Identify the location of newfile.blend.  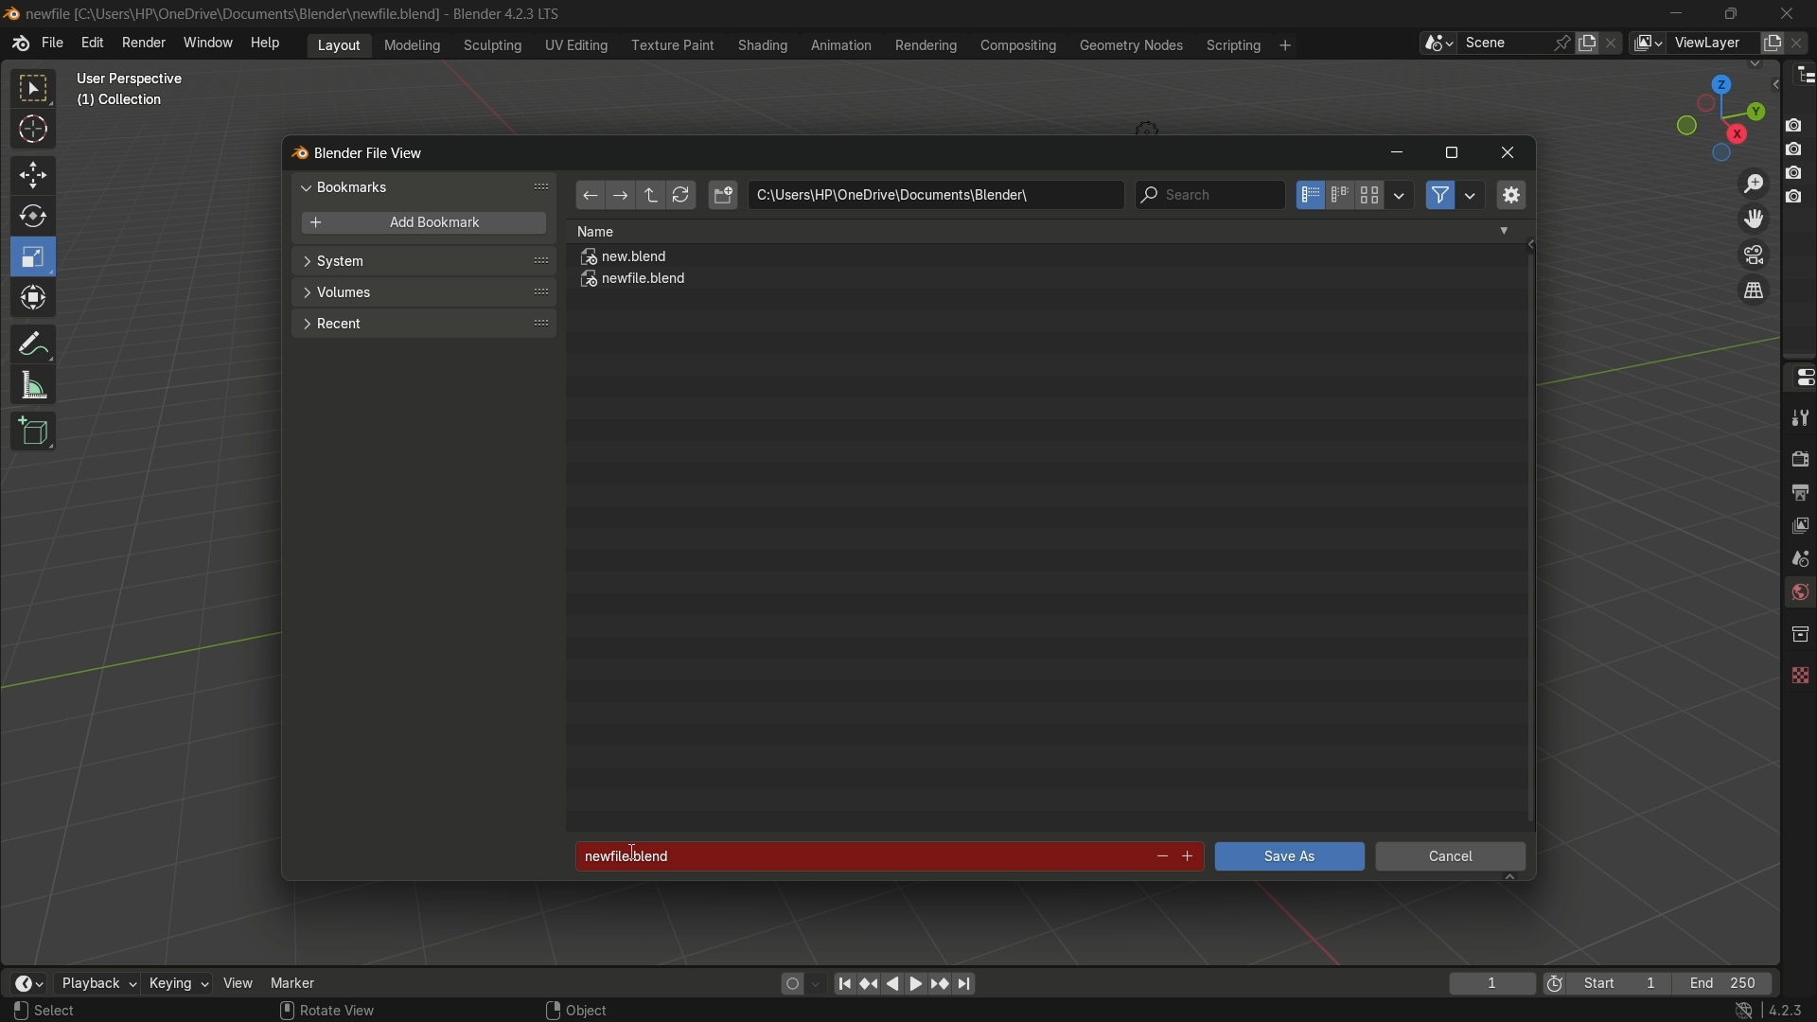
(854, 856).